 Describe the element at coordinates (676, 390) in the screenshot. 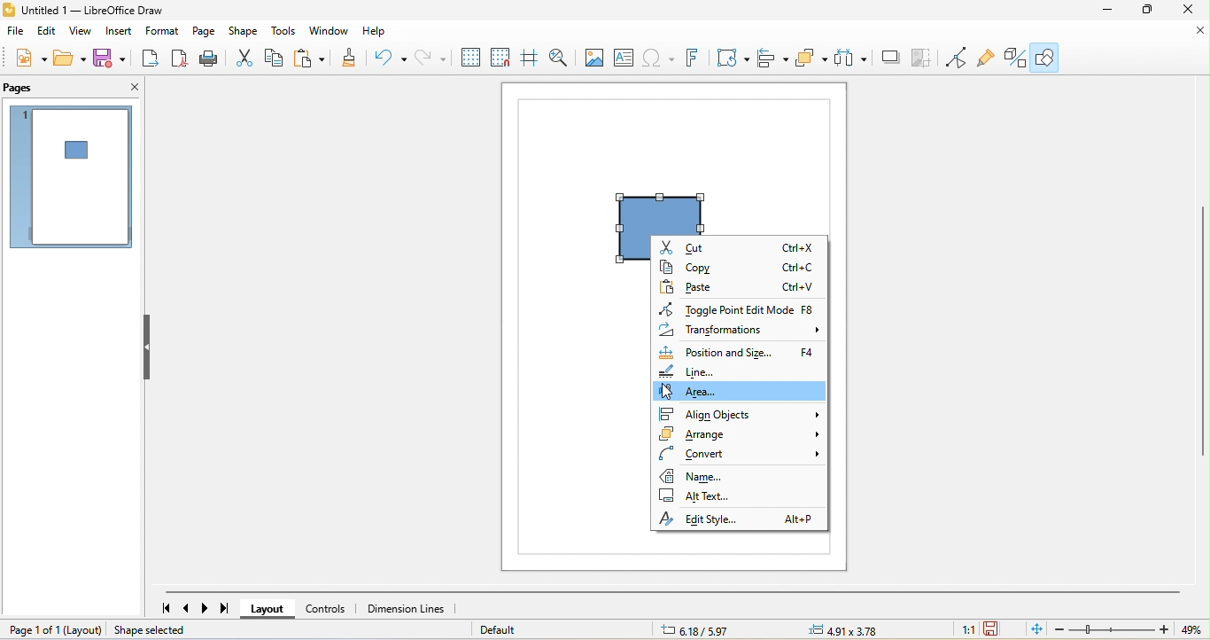

I see `cursor movement` at that location.